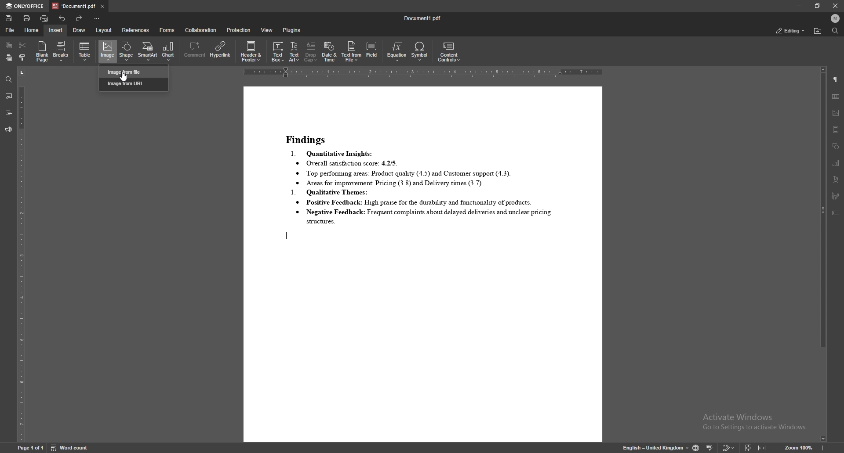 The width and height of the screenshot is (844, 453). Describe the element at coordinates (195, 50) in the screenshot. I see `comment` at that location.